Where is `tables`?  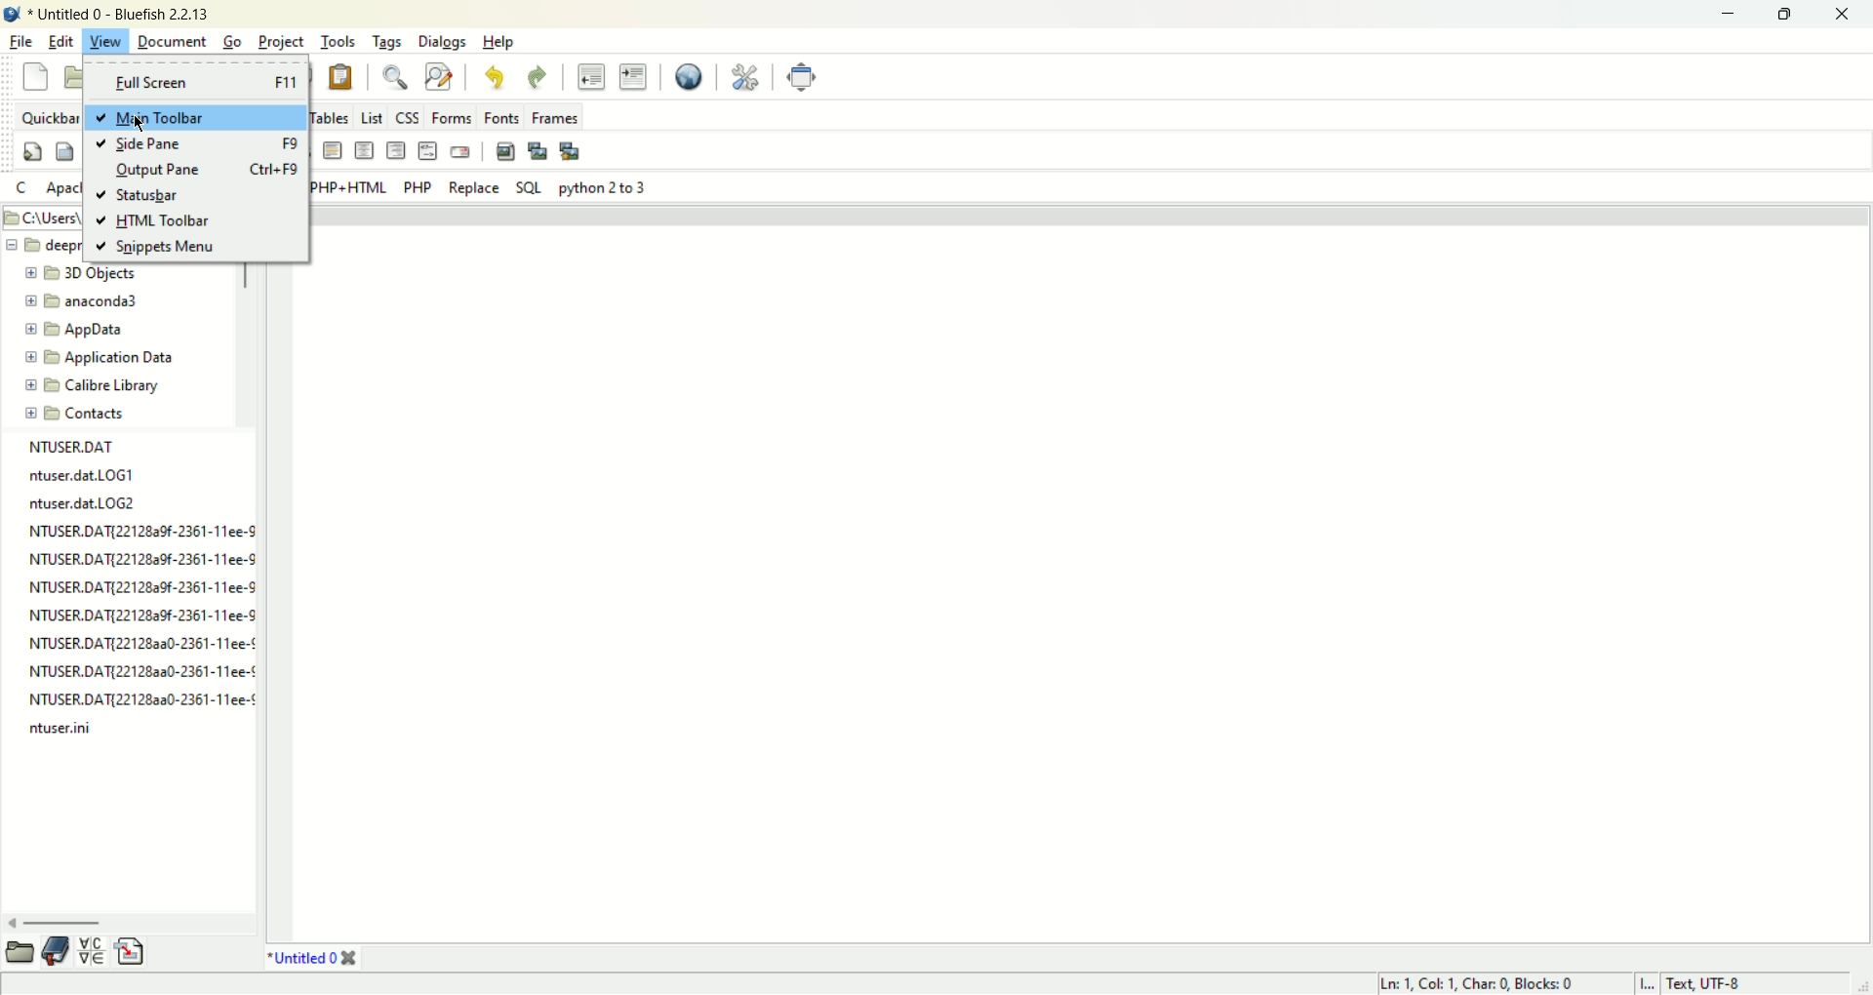
tables is located at coordinates (333, 116).